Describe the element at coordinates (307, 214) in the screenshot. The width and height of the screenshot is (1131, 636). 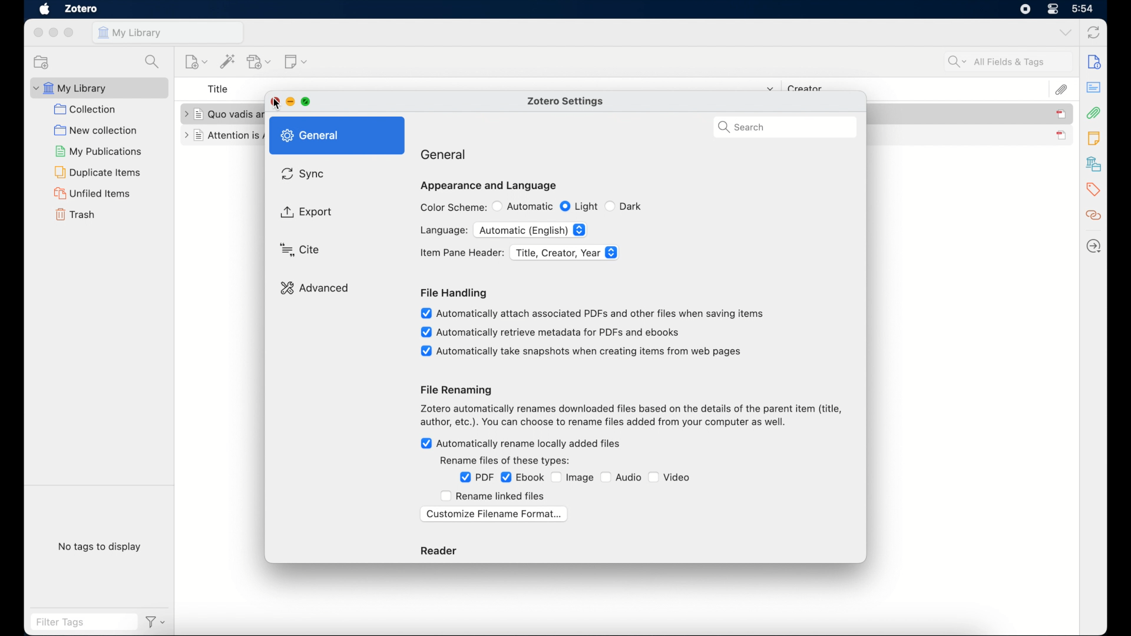
I see `export` at that location.